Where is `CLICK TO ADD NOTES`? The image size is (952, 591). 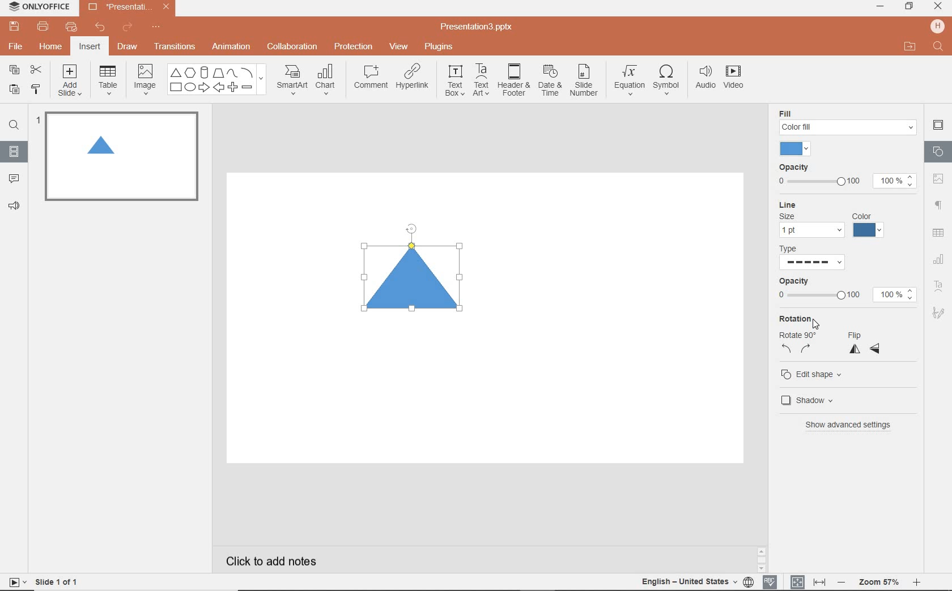
CLICK TO ADD NOTES is located at coordinates (282, 561).